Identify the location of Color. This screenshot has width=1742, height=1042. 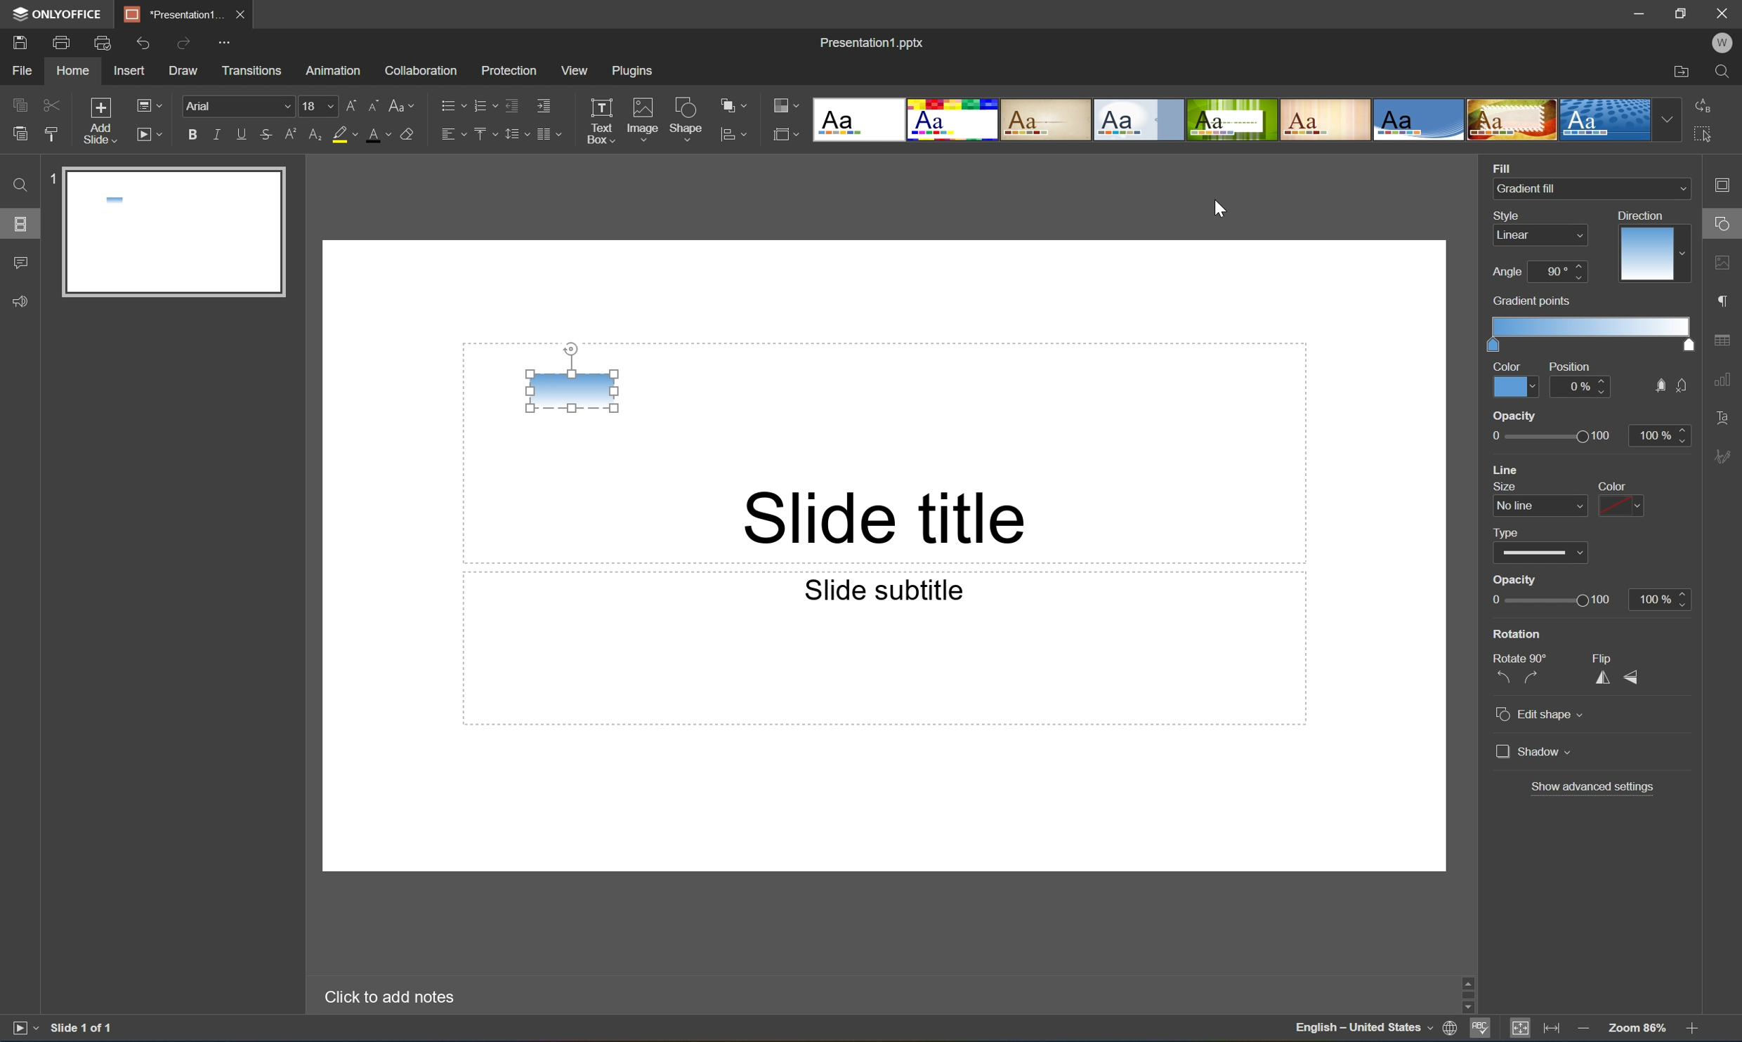
(1515, 386).